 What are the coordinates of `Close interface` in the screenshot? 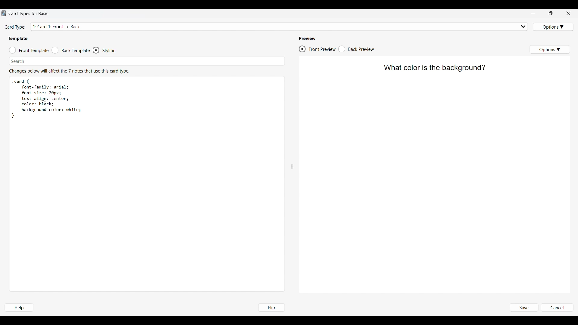 It's located at (568, 13).